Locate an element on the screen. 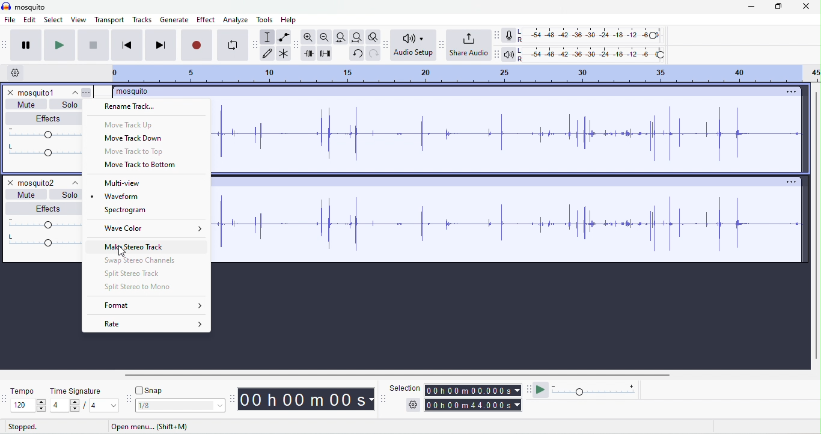 The width and height of the screenshot is (821, 434). share audio is located at coordinates (468, 44).